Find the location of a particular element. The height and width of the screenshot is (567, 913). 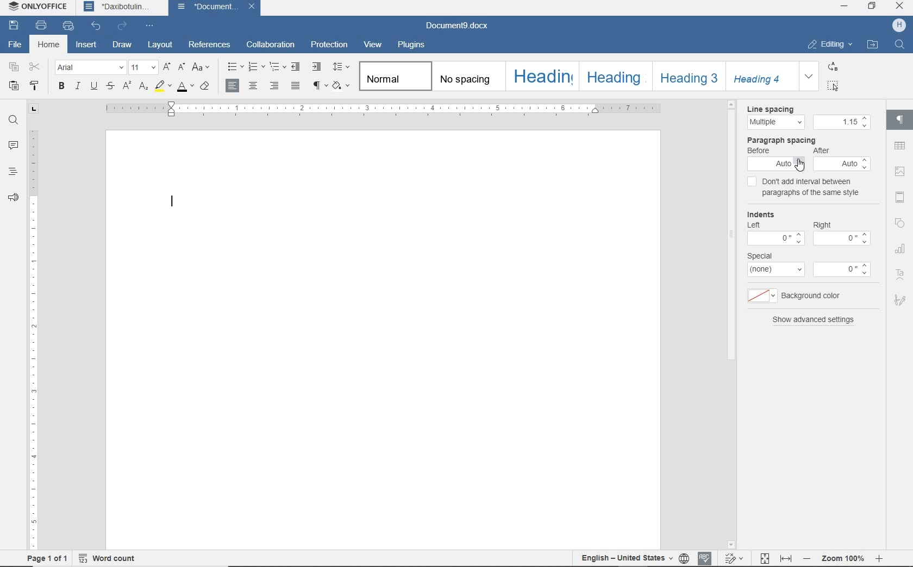

before is located at coordinates (759, 150).